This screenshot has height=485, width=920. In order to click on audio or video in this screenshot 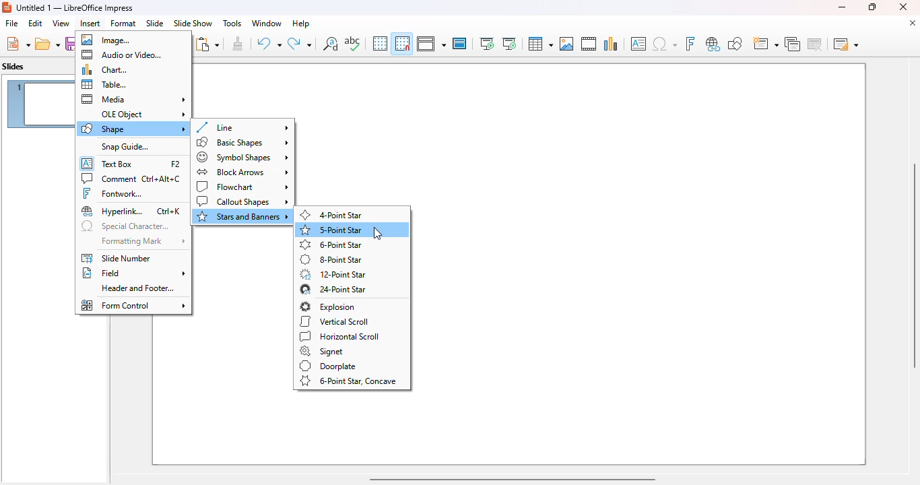, I will do `click(122, 55)`.